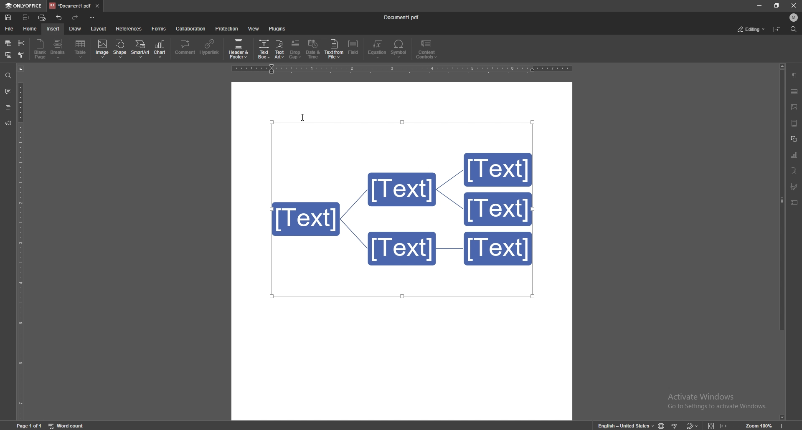 The image size is (802, 430). What do you see at coordinates (159, 29) in the screenshot?
I see `forms` at bounding box center [159, 29].